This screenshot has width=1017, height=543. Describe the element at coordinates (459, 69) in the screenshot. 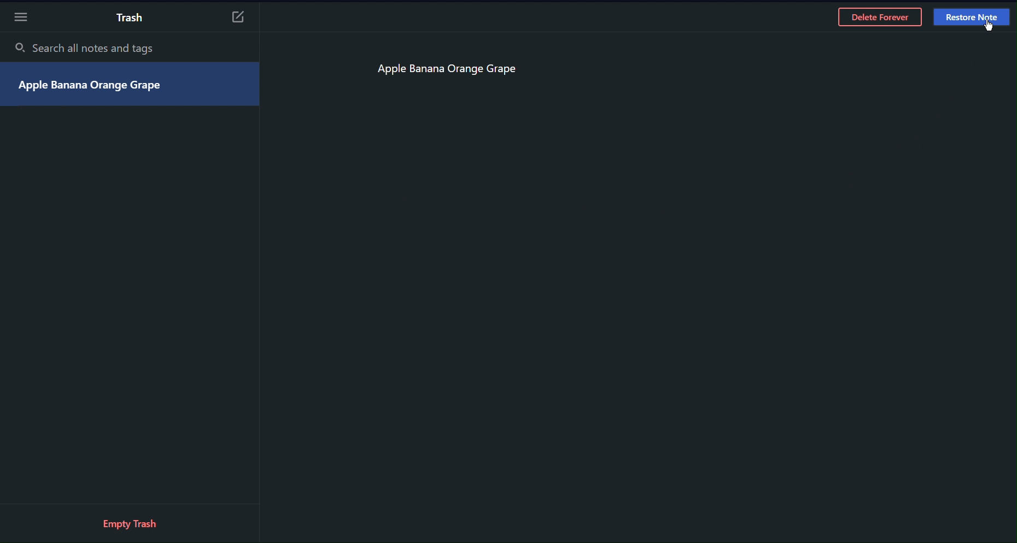

I see `Apple Banana Orange Grape` at that location.